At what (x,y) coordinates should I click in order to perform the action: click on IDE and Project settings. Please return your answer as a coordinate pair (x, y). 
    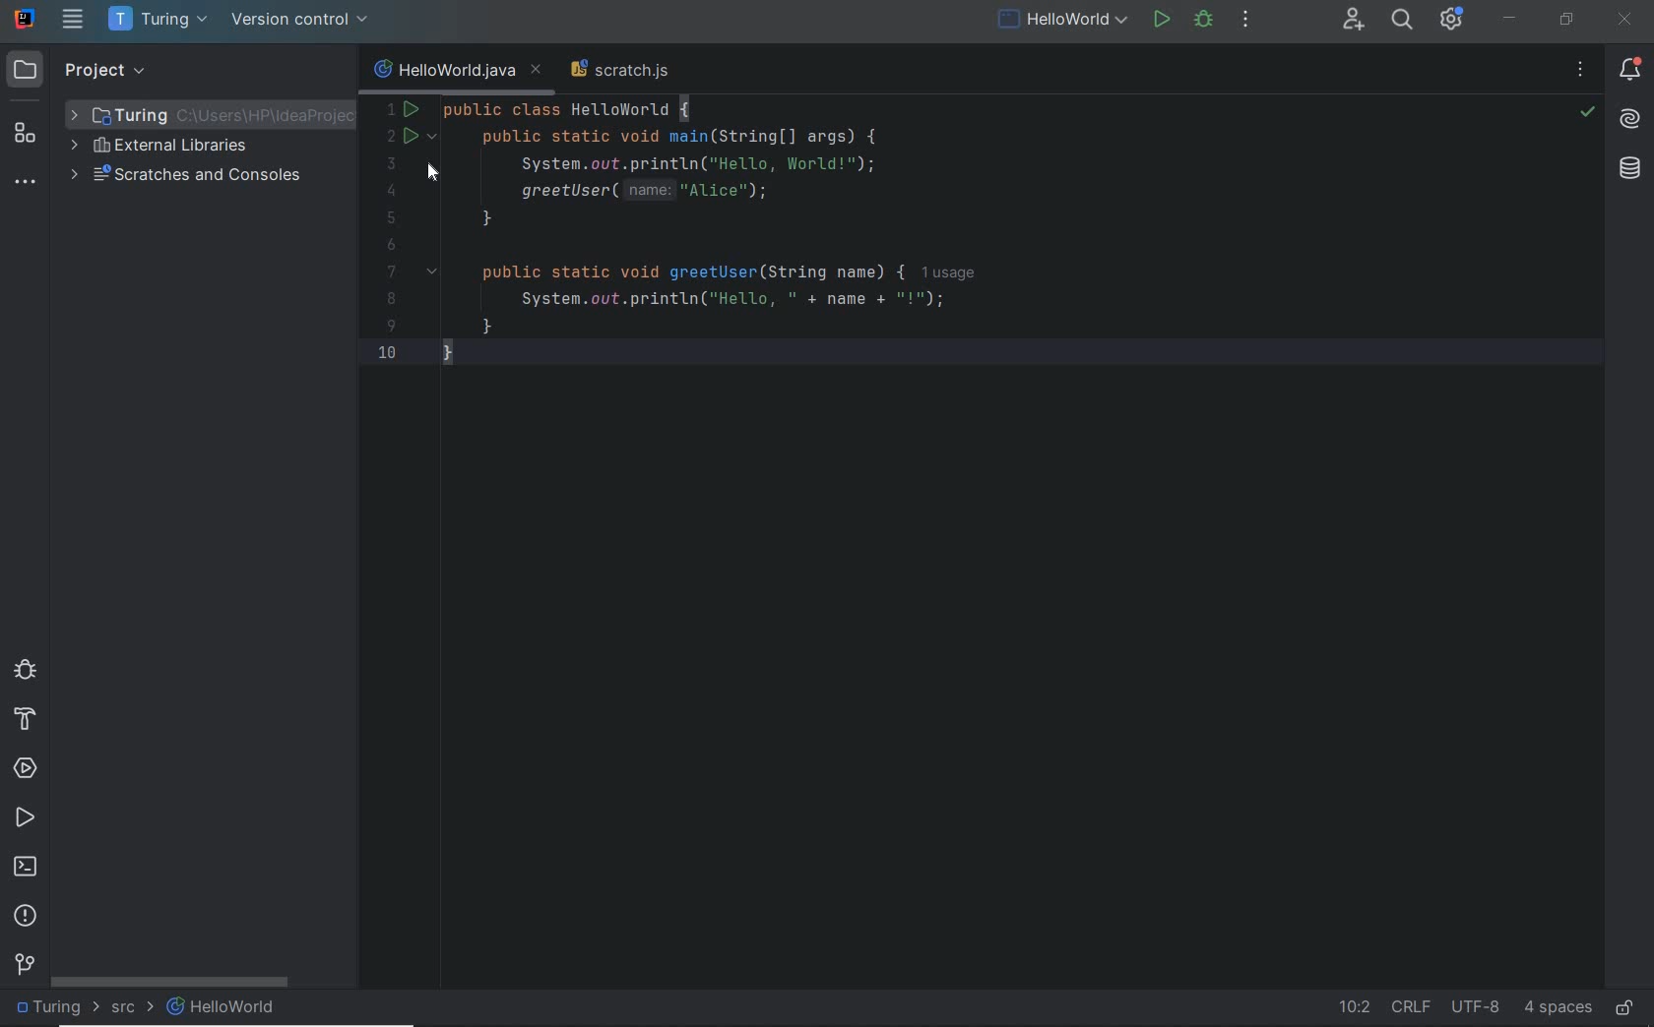
    Looking at the image, I should click on (1451, 20).